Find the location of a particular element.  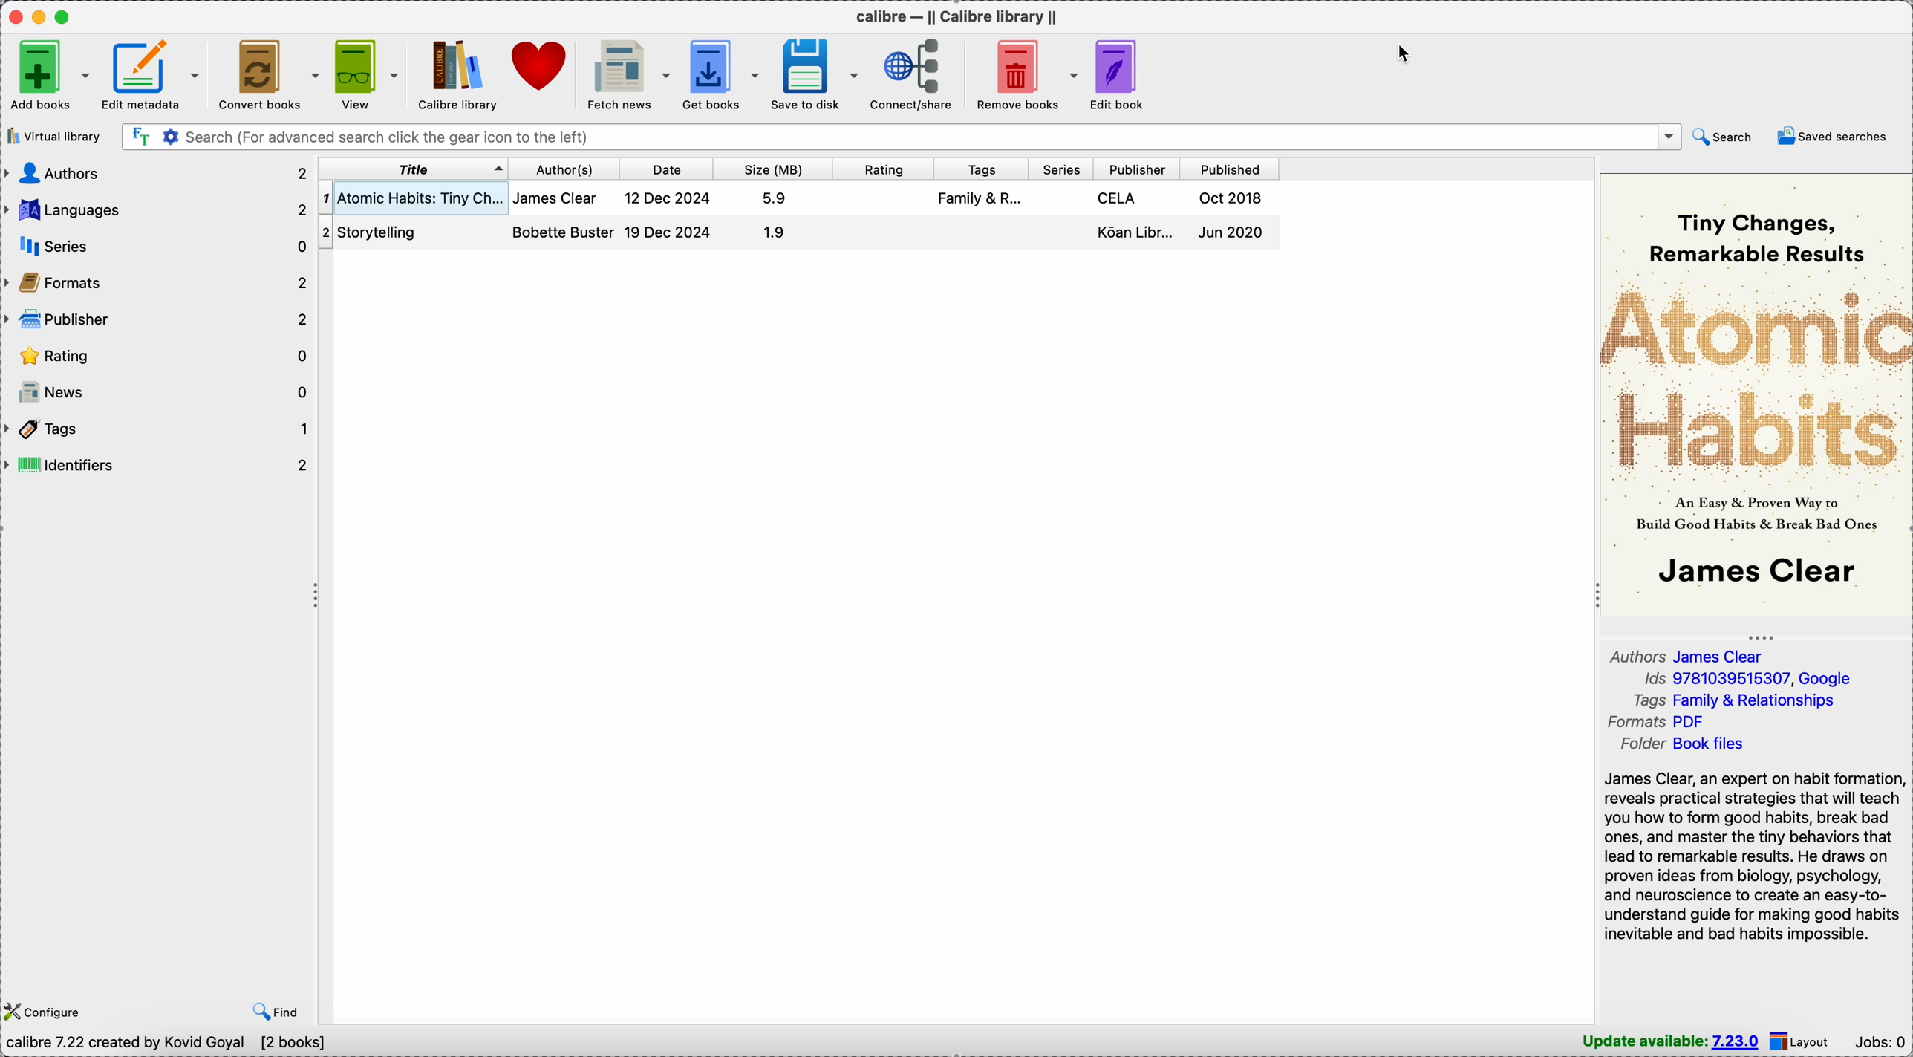

drag handle is located at coordinates (317, 596).